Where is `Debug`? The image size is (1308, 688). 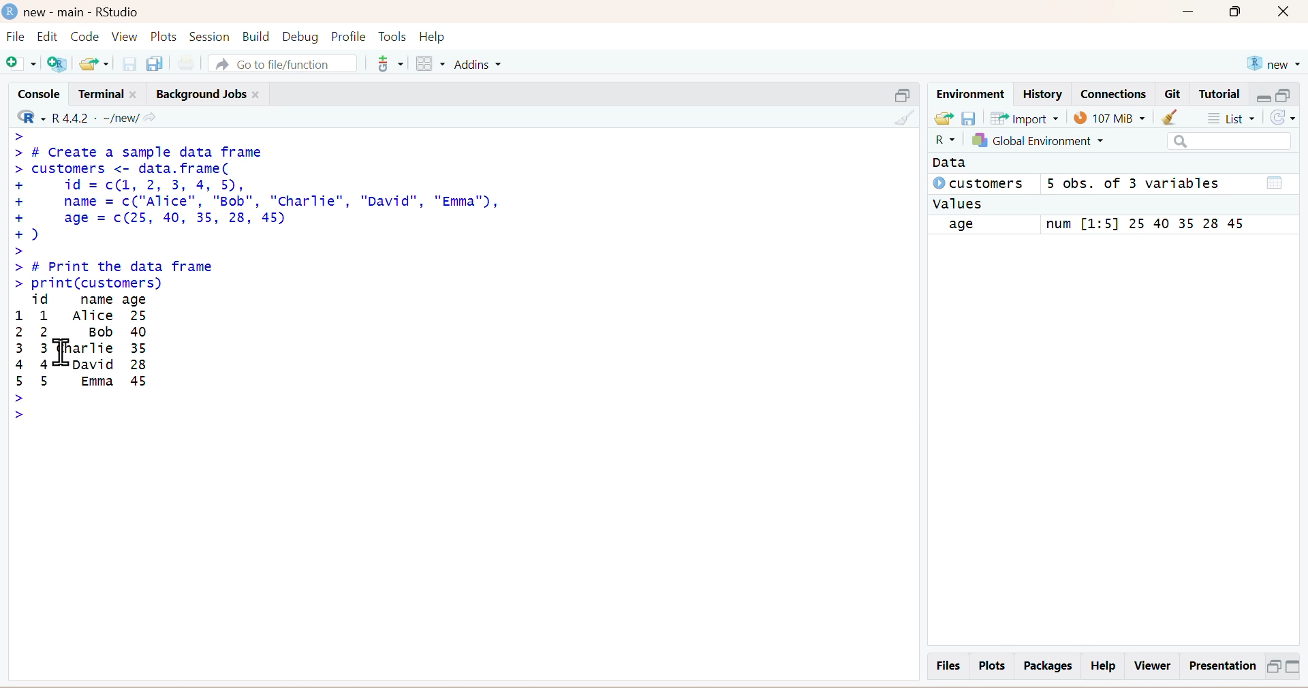
Debug is located at coordinates (300, 35).